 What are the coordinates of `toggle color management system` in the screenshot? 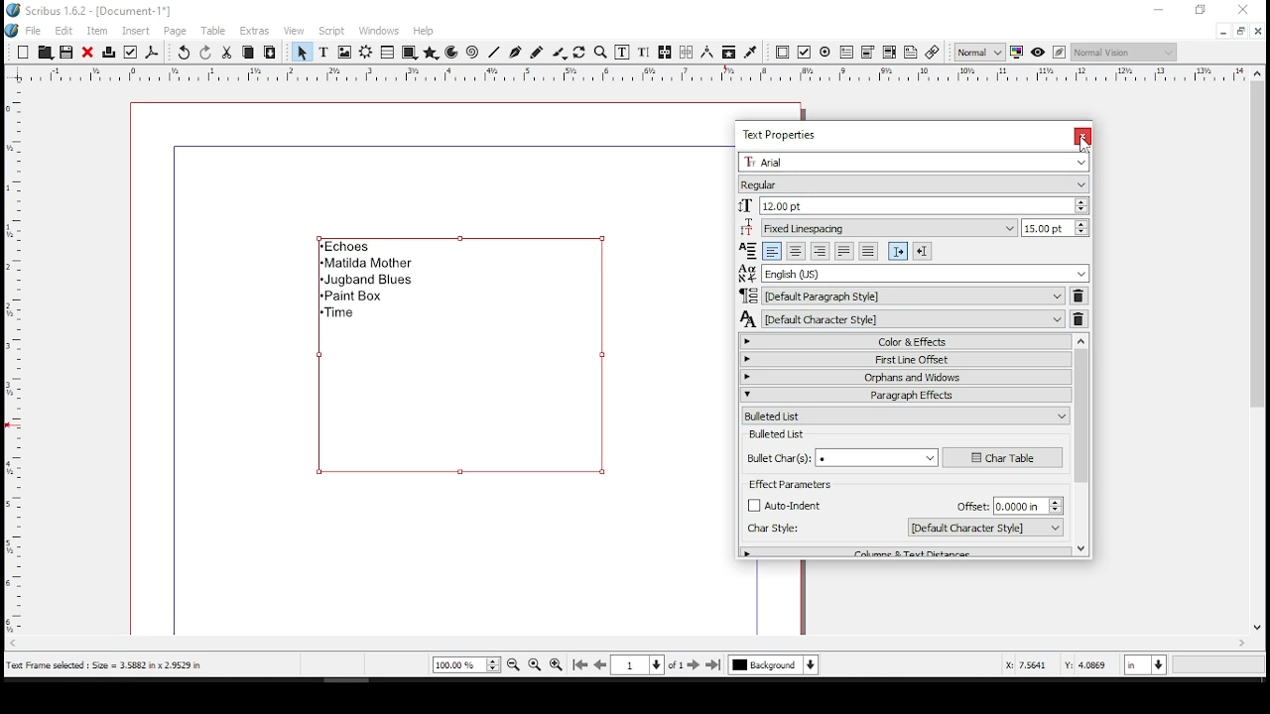 It's located at (1016, 54).